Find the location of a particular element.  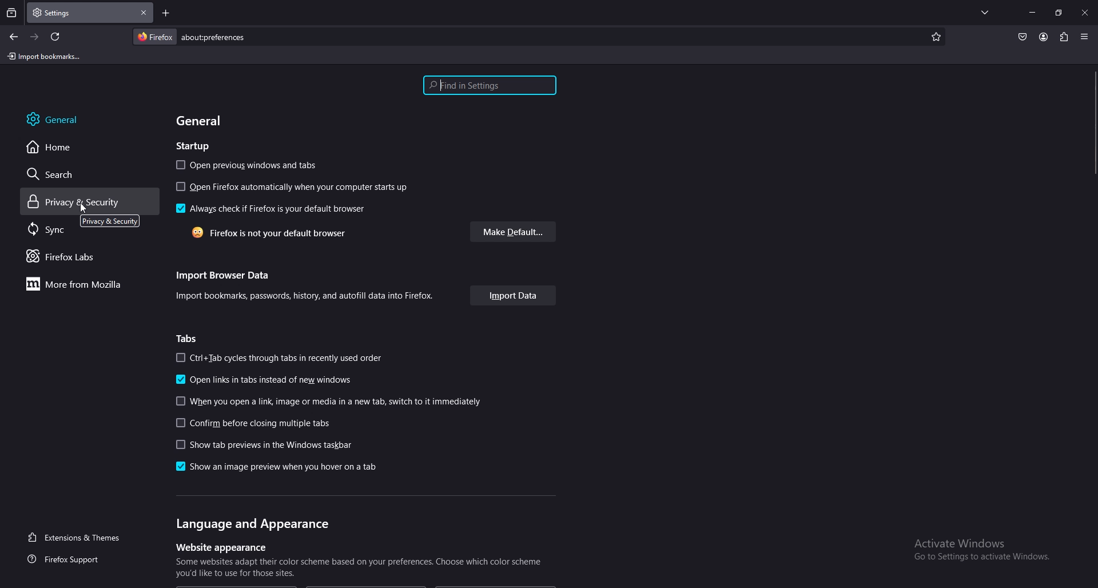

tooltip is located at coordinates (111, 221).